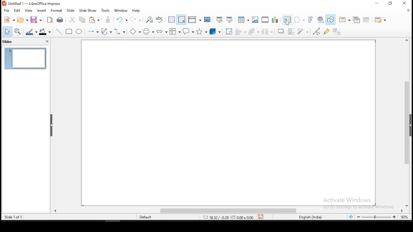 Image resolution: width=413 pixels, height=232 pixels. I want to click on print, so click(60, 20).